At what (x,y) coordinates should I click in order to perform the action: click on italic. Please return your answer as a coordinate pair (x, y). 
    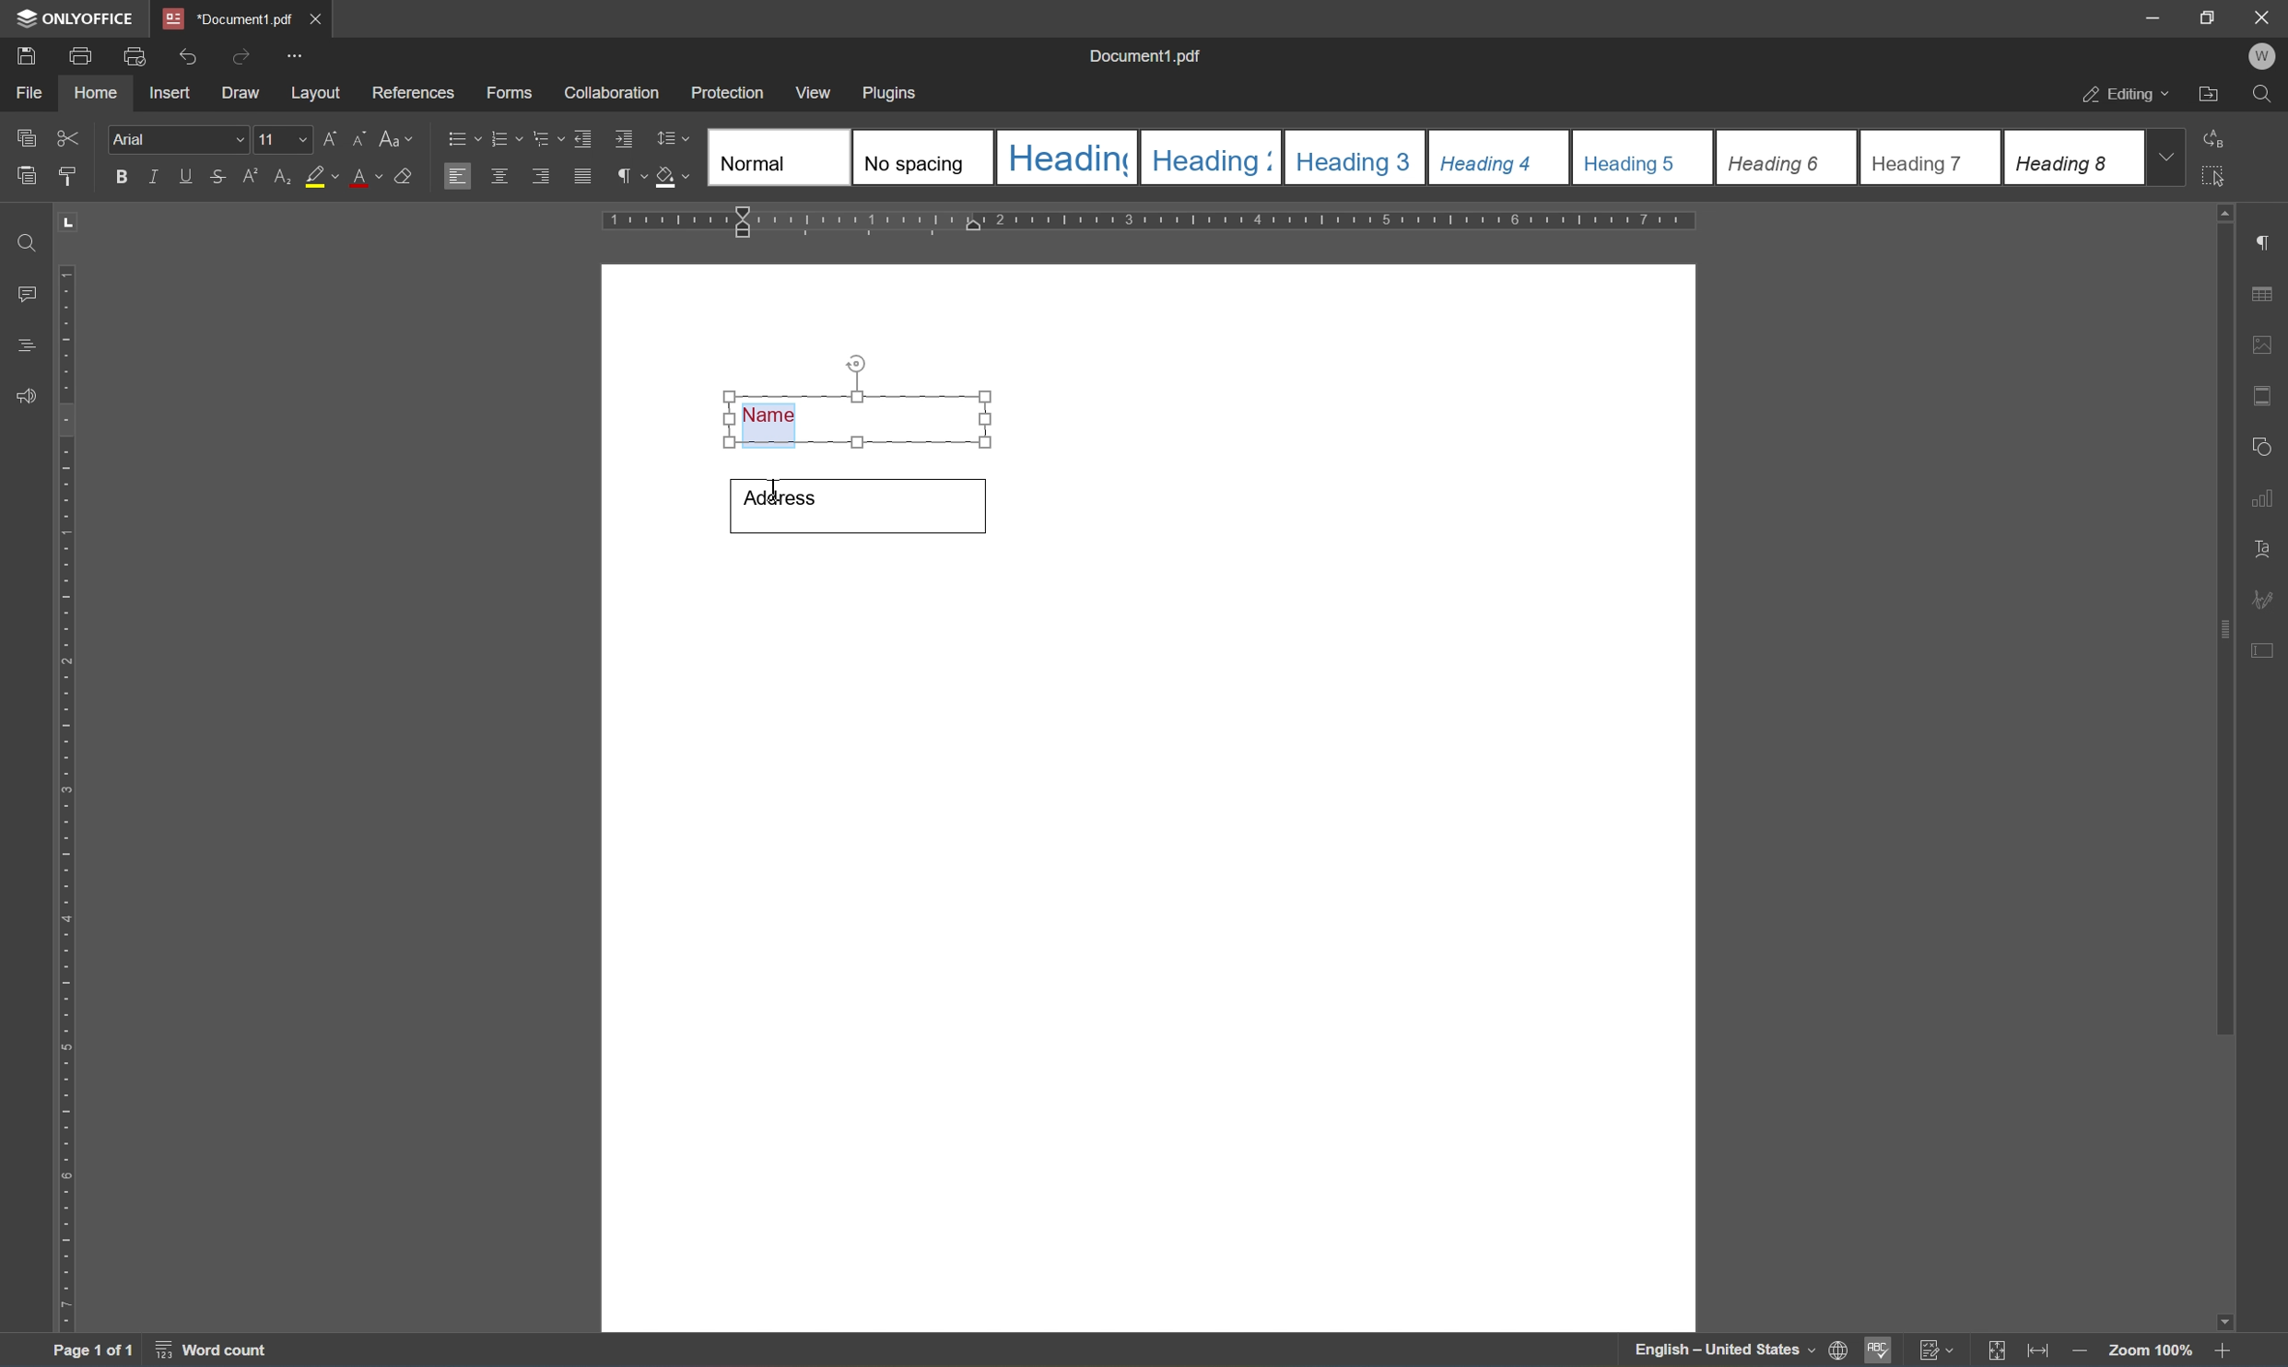
    Looking at the image, I should click on (152, 175).